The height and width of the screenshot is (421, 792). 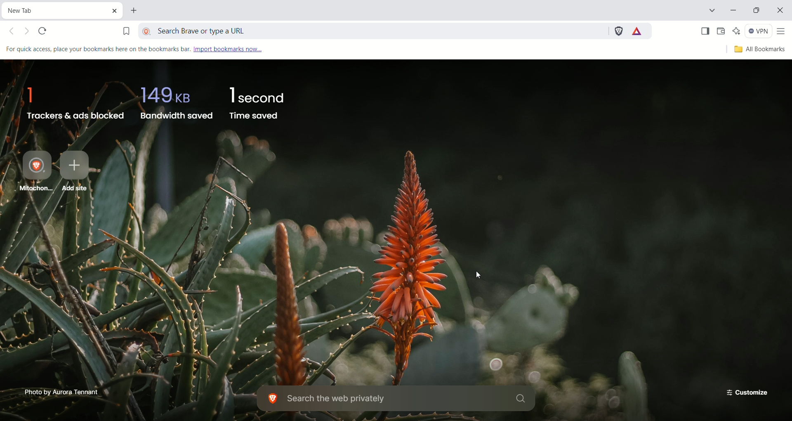 I want to click on import bookmarks now, so click(x=236, y=49).